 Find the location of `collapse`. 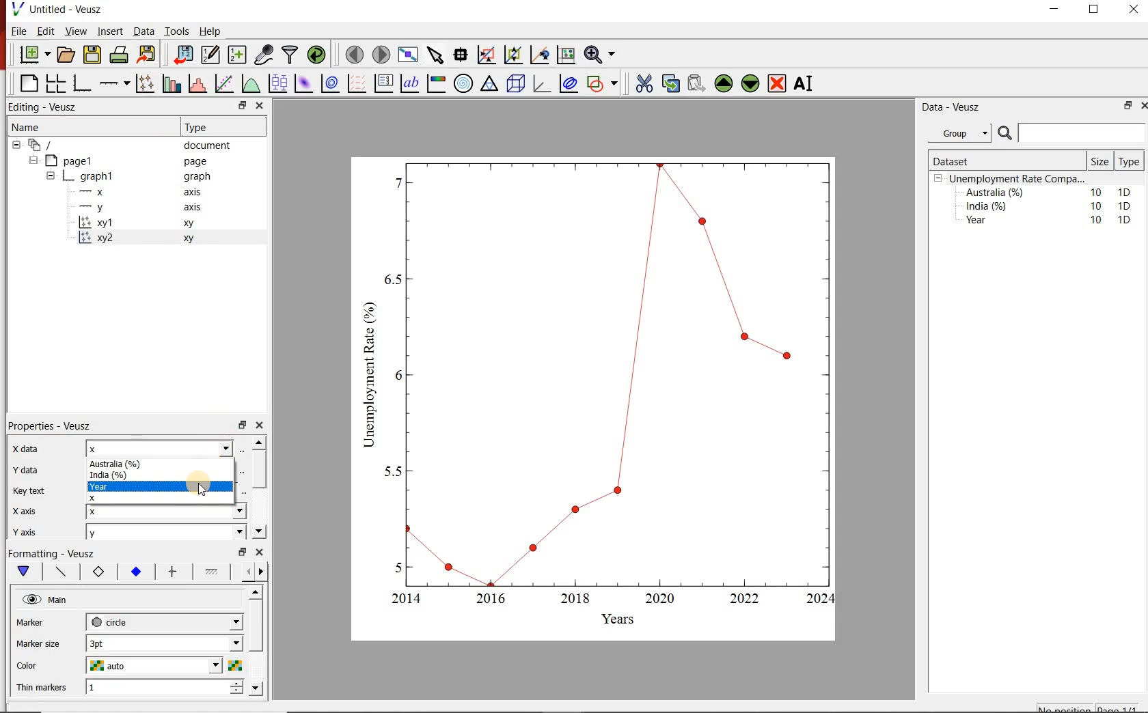

collapse is located at coordinates (16, 145).